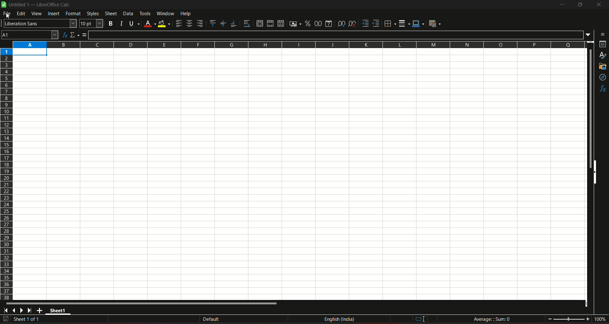  Describe the element at coordinates (365, 23) in the screenshot. I see `increase indent` at that location.